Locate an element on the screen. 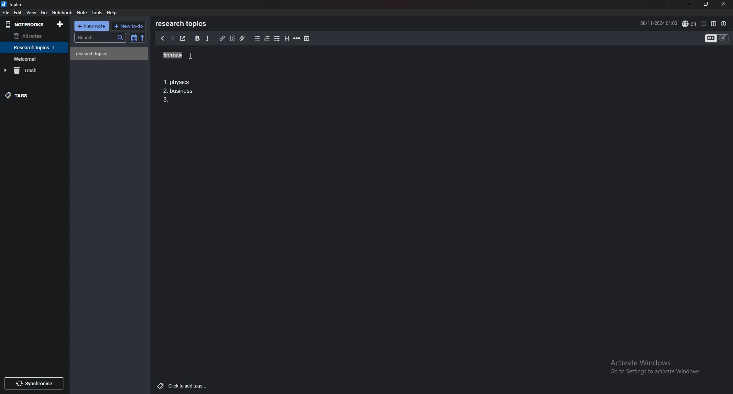 This screenshot has height=394, width=733. trash is located at coordinates (36, 70).